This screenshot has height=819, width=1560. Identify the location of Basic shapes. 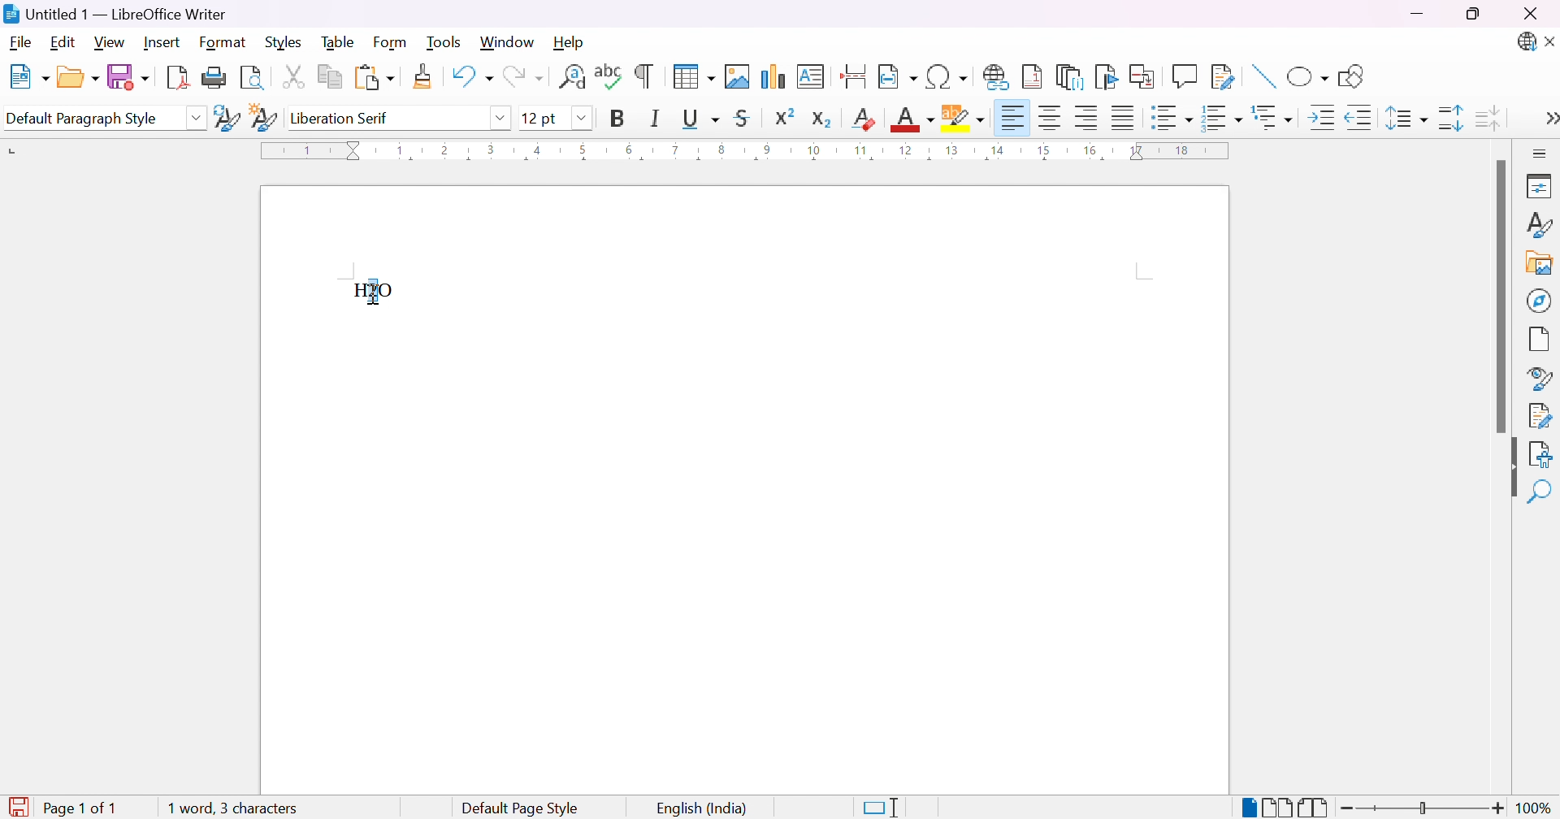
(1307, 80).